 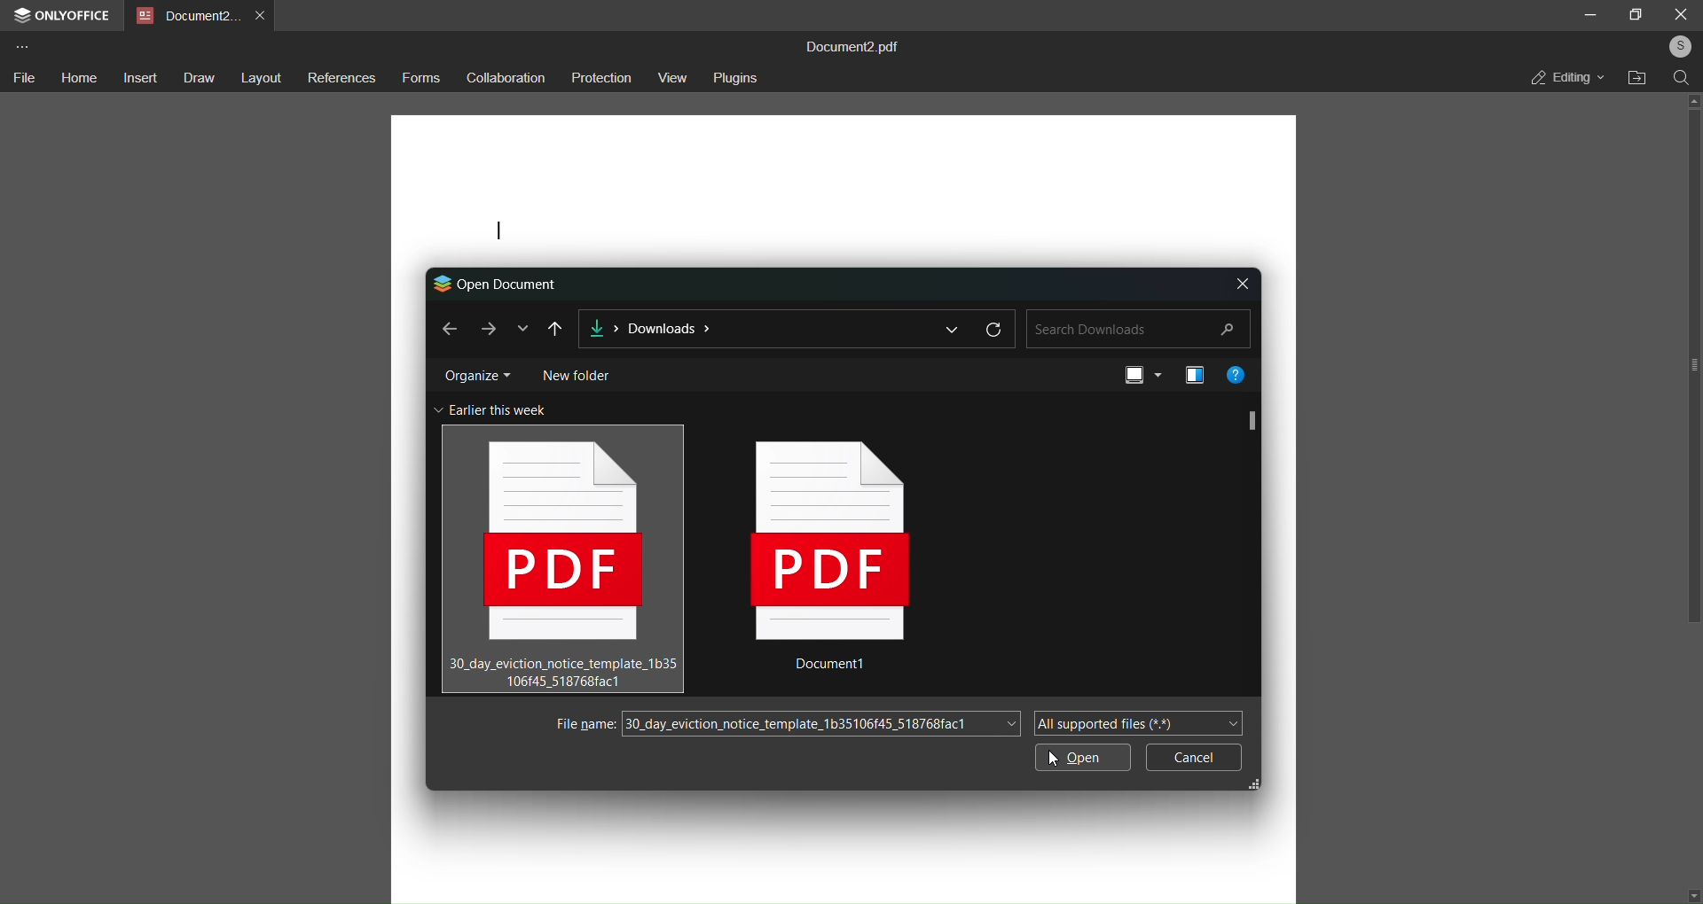 What do you see at coordinates (754, 330) in the screenshot?
I see `path` at bounding box center [754, 330].